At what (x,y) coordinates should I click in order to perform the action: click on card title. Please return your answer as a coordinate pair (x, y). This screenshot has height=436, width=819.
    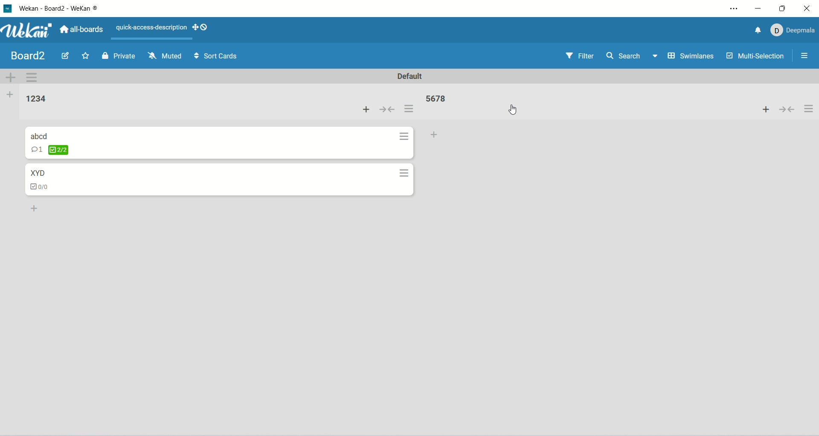
    Looking at the image, I should click on (40, 137).